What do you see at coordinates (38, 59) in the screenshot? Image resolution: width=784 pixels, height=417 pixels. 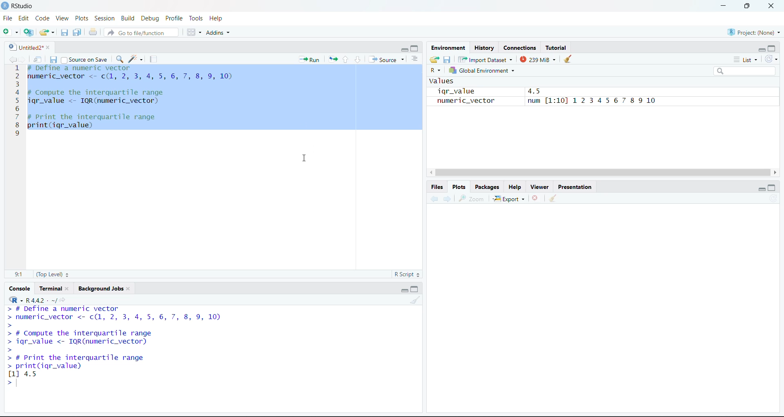 I see `Show in new window` at bounding box center [38, 59].